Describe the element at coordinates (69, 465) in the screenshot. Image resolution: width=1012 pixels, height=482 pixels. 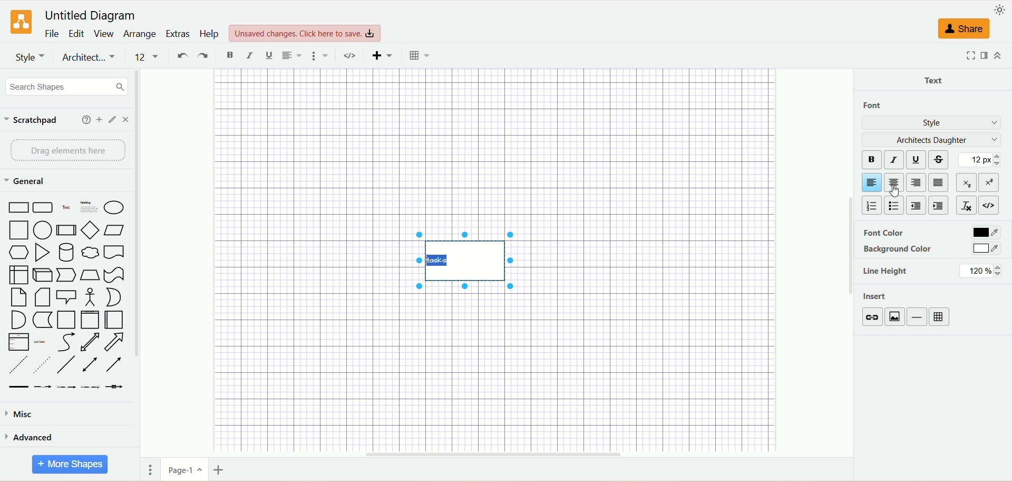
I see `more shapes` at that location.